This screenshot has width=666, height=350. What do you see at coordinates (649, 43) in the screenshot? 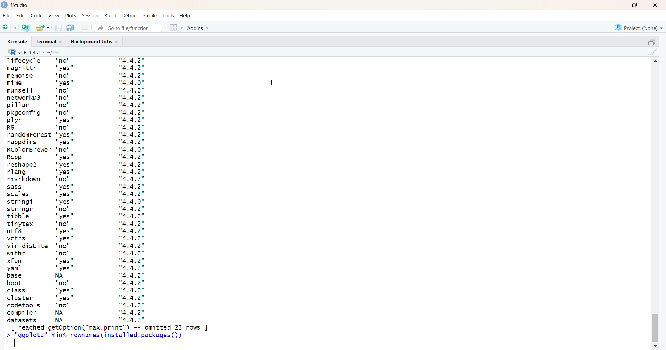
I see `collapse` at bounding box center [649, 43].